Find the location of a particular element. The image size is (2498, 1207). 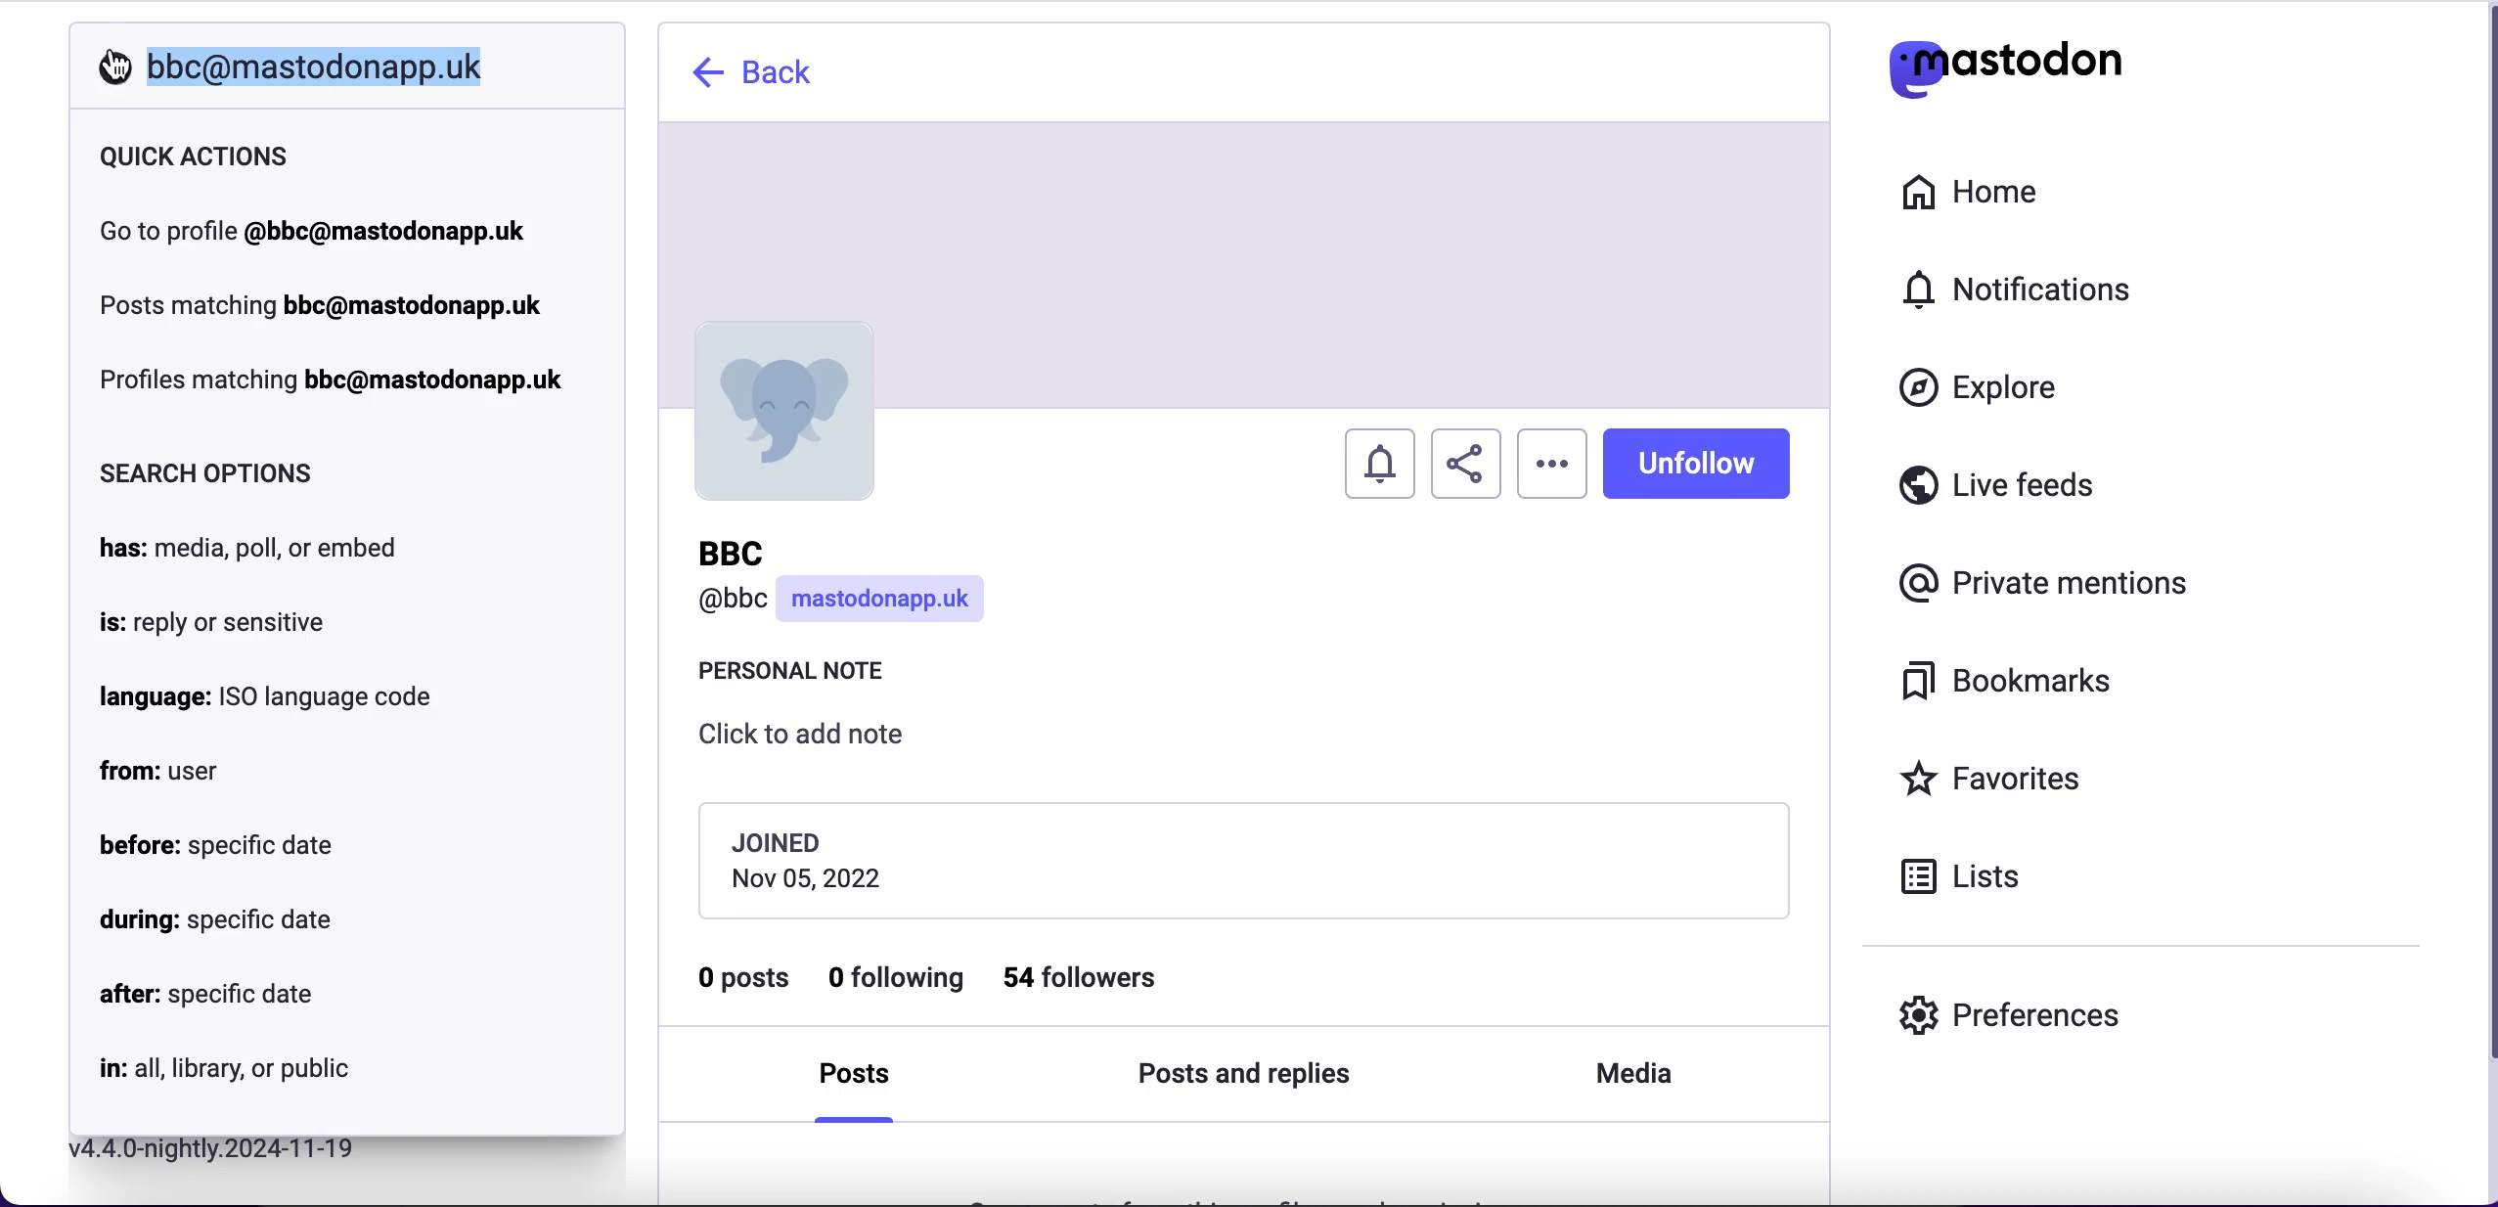

preferences is located at coordinates (2011, 1014).